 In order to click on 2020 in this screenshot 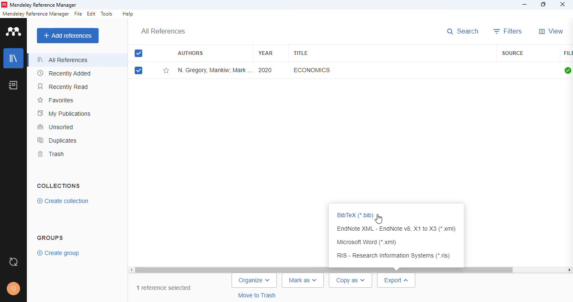, I will do `click(266, 70)`.